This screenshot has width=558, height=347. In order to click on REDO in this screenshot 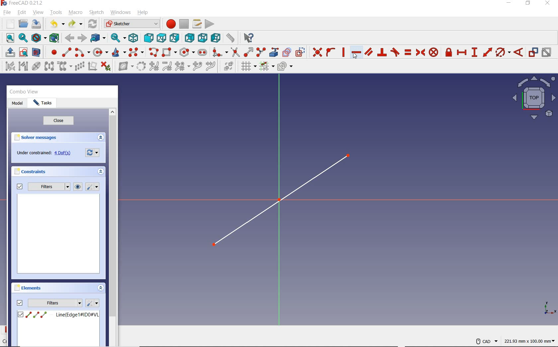, I will do `click(75, 24)`.